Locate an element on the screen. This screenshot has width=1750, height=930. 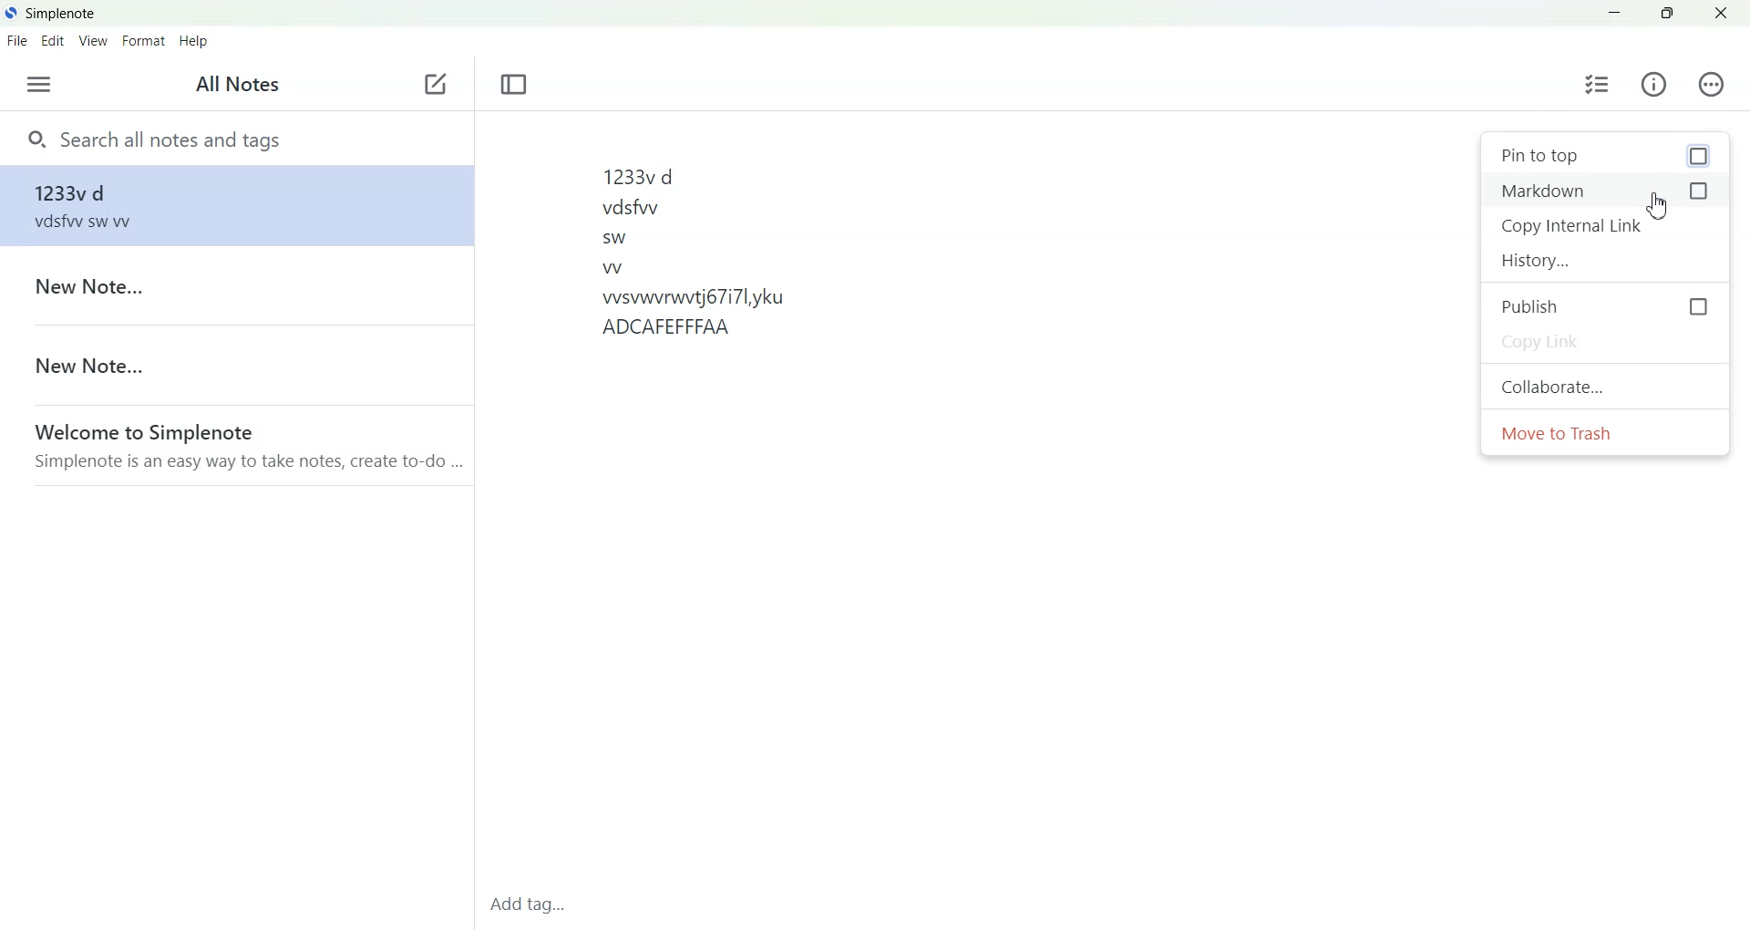
Note File - Welcome to Simplenote is located at coordinates (235, 445).